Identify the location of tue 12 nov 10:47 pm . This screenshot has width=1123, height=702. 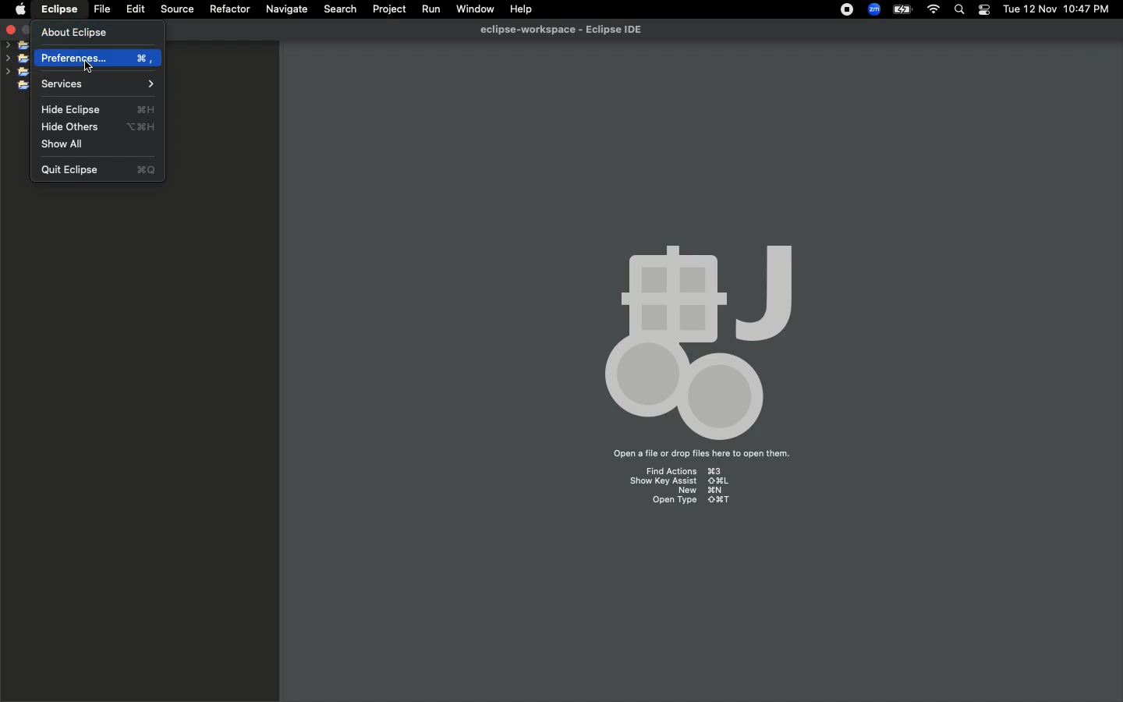
(1055, 8).